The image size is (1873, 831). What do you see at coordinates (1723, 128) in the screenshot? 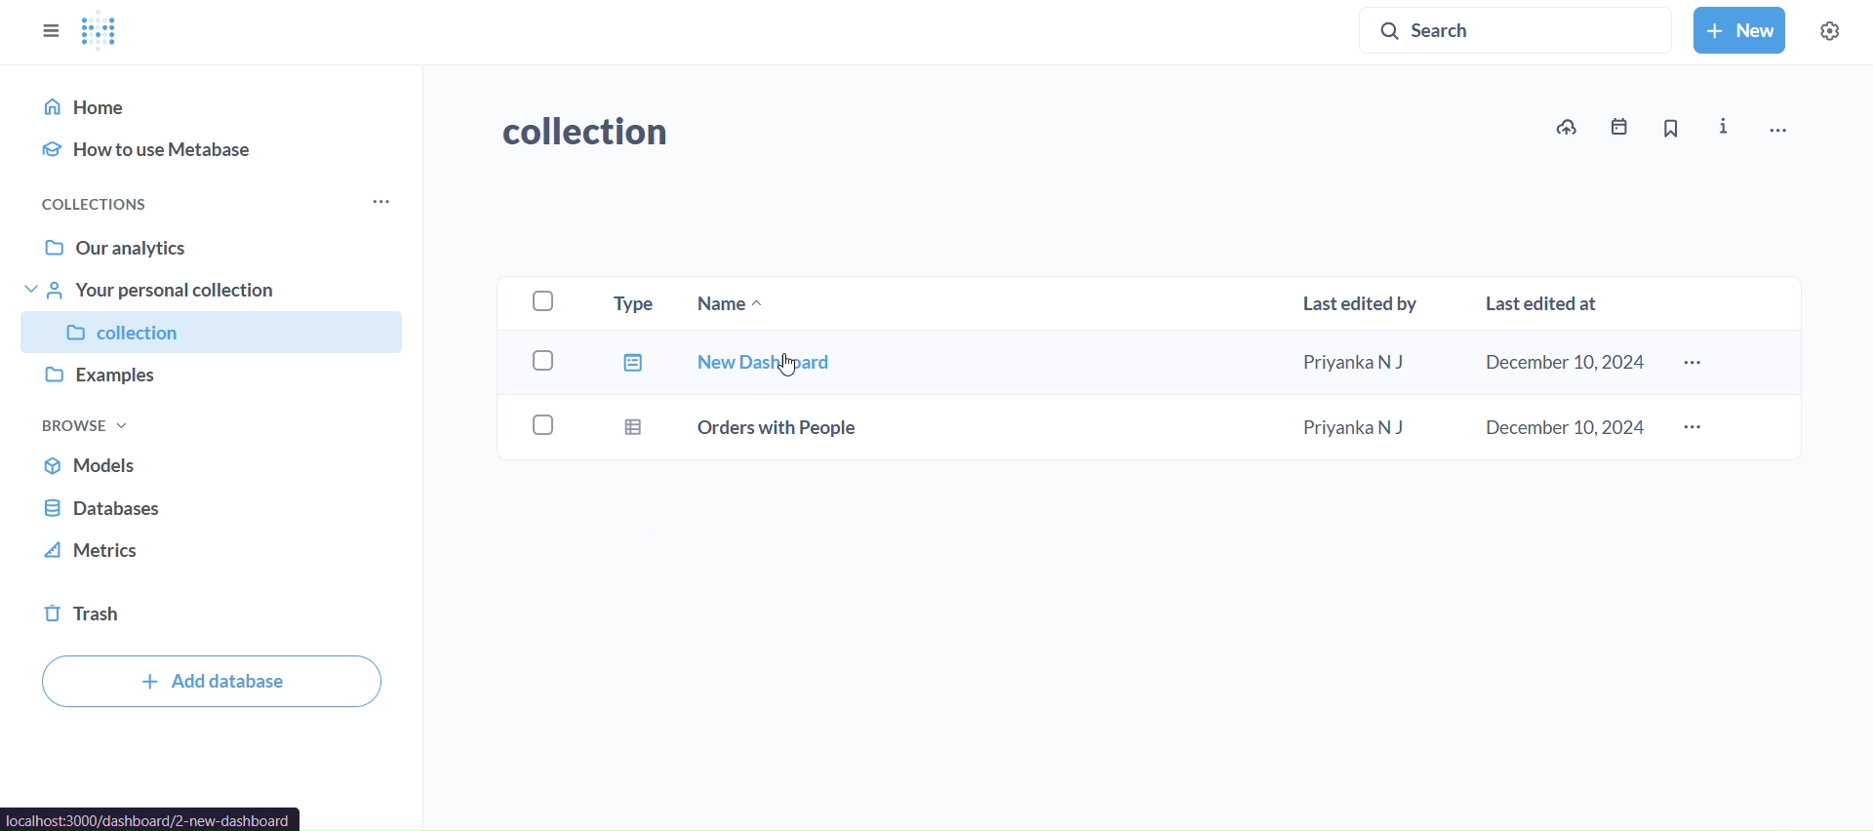
I see `info` at bounding box center [1723, 128].